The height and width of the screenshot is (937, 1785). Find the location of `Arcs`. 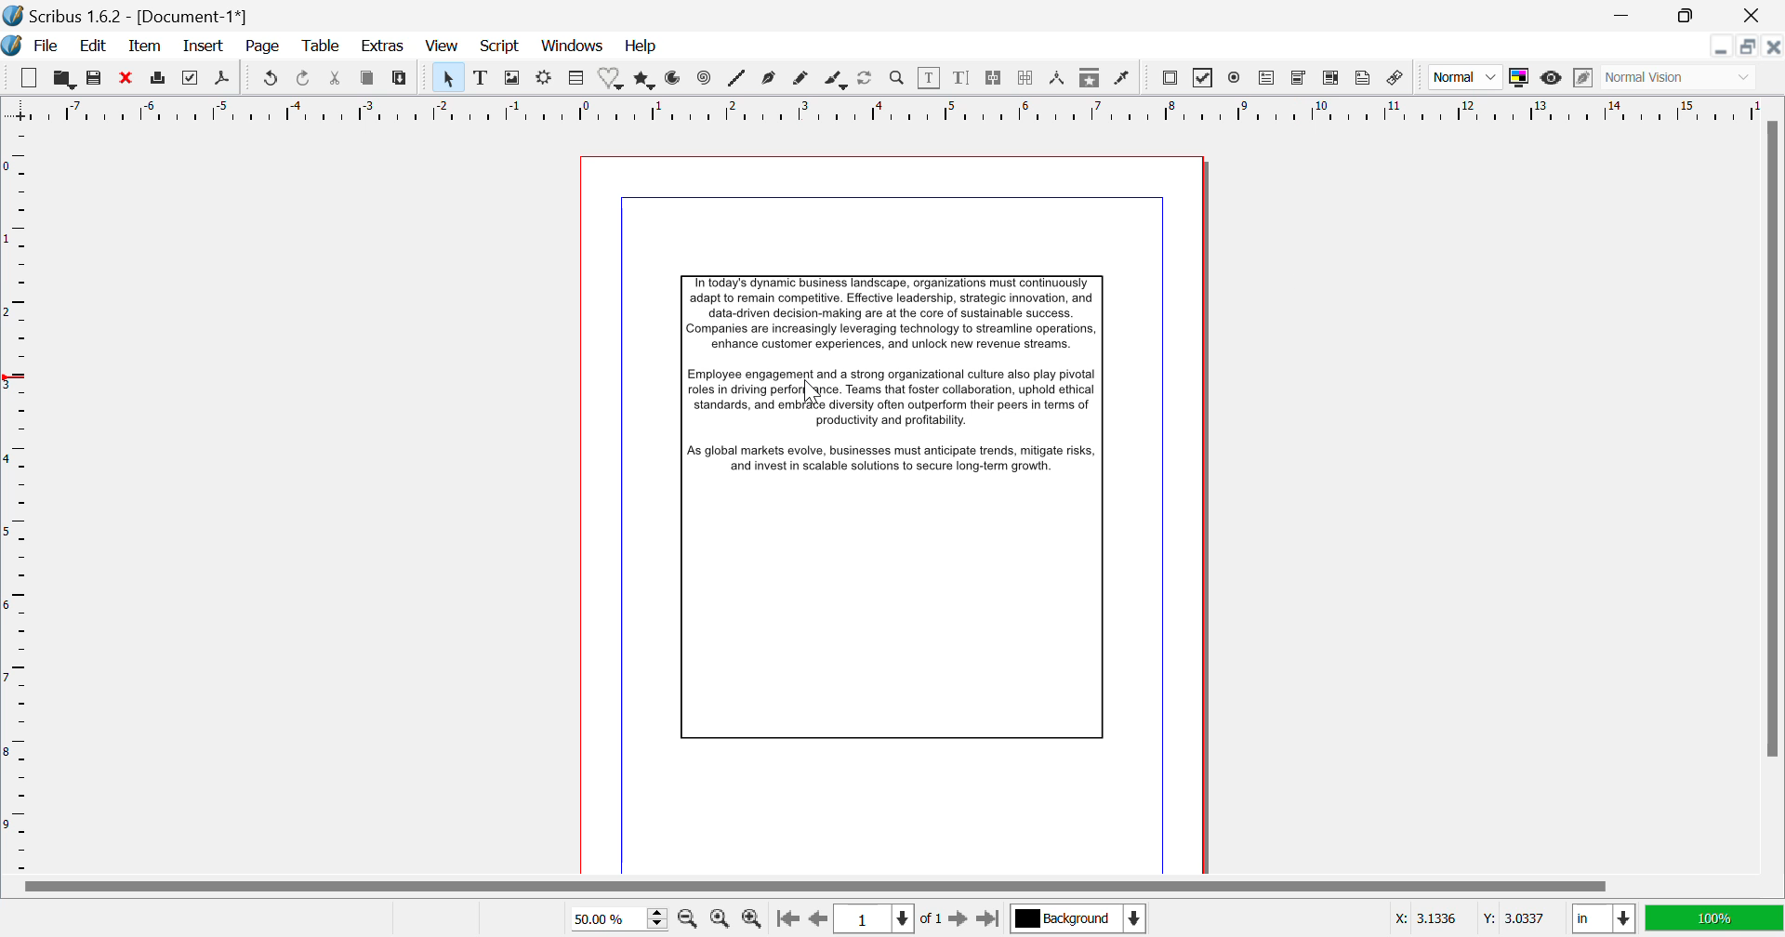

Arcs is located at coordinates (675, 79).